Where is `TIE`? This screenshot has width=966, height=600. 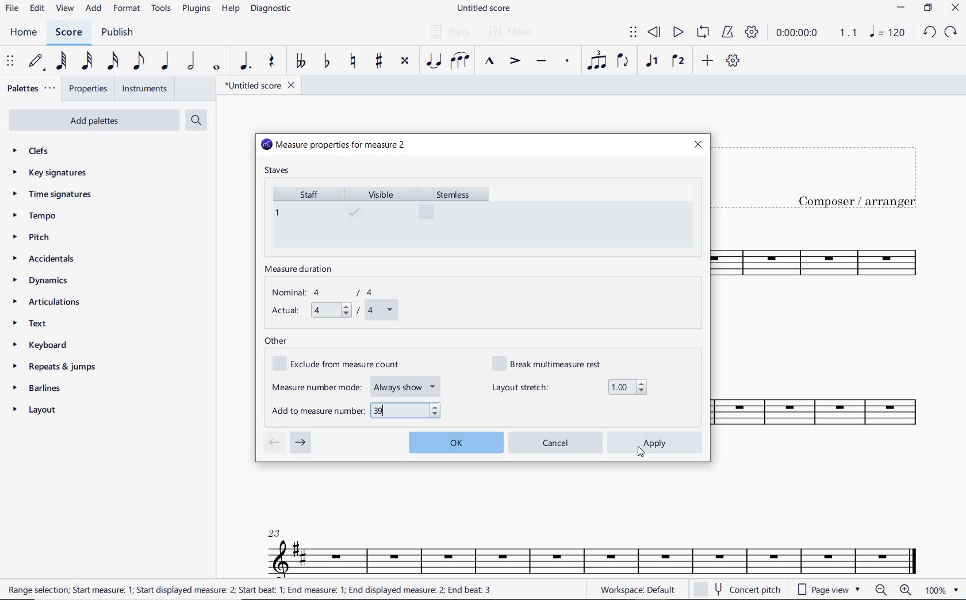 TIE is located at coordinates (434, 60).